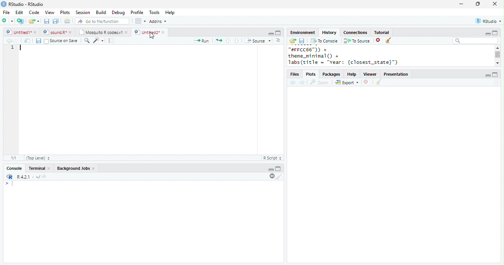  Describe the element at coordinates (347, 83) in the screenshot. I see `Export` at that location.